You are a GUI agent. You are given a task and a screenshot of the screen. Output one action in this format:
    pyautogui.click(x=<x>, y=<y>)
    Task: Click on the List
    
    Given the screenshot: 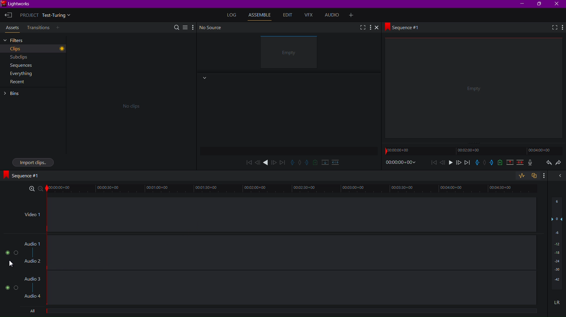 What is the action you would take?
    pyautogui.click(x=185, y=26)
    